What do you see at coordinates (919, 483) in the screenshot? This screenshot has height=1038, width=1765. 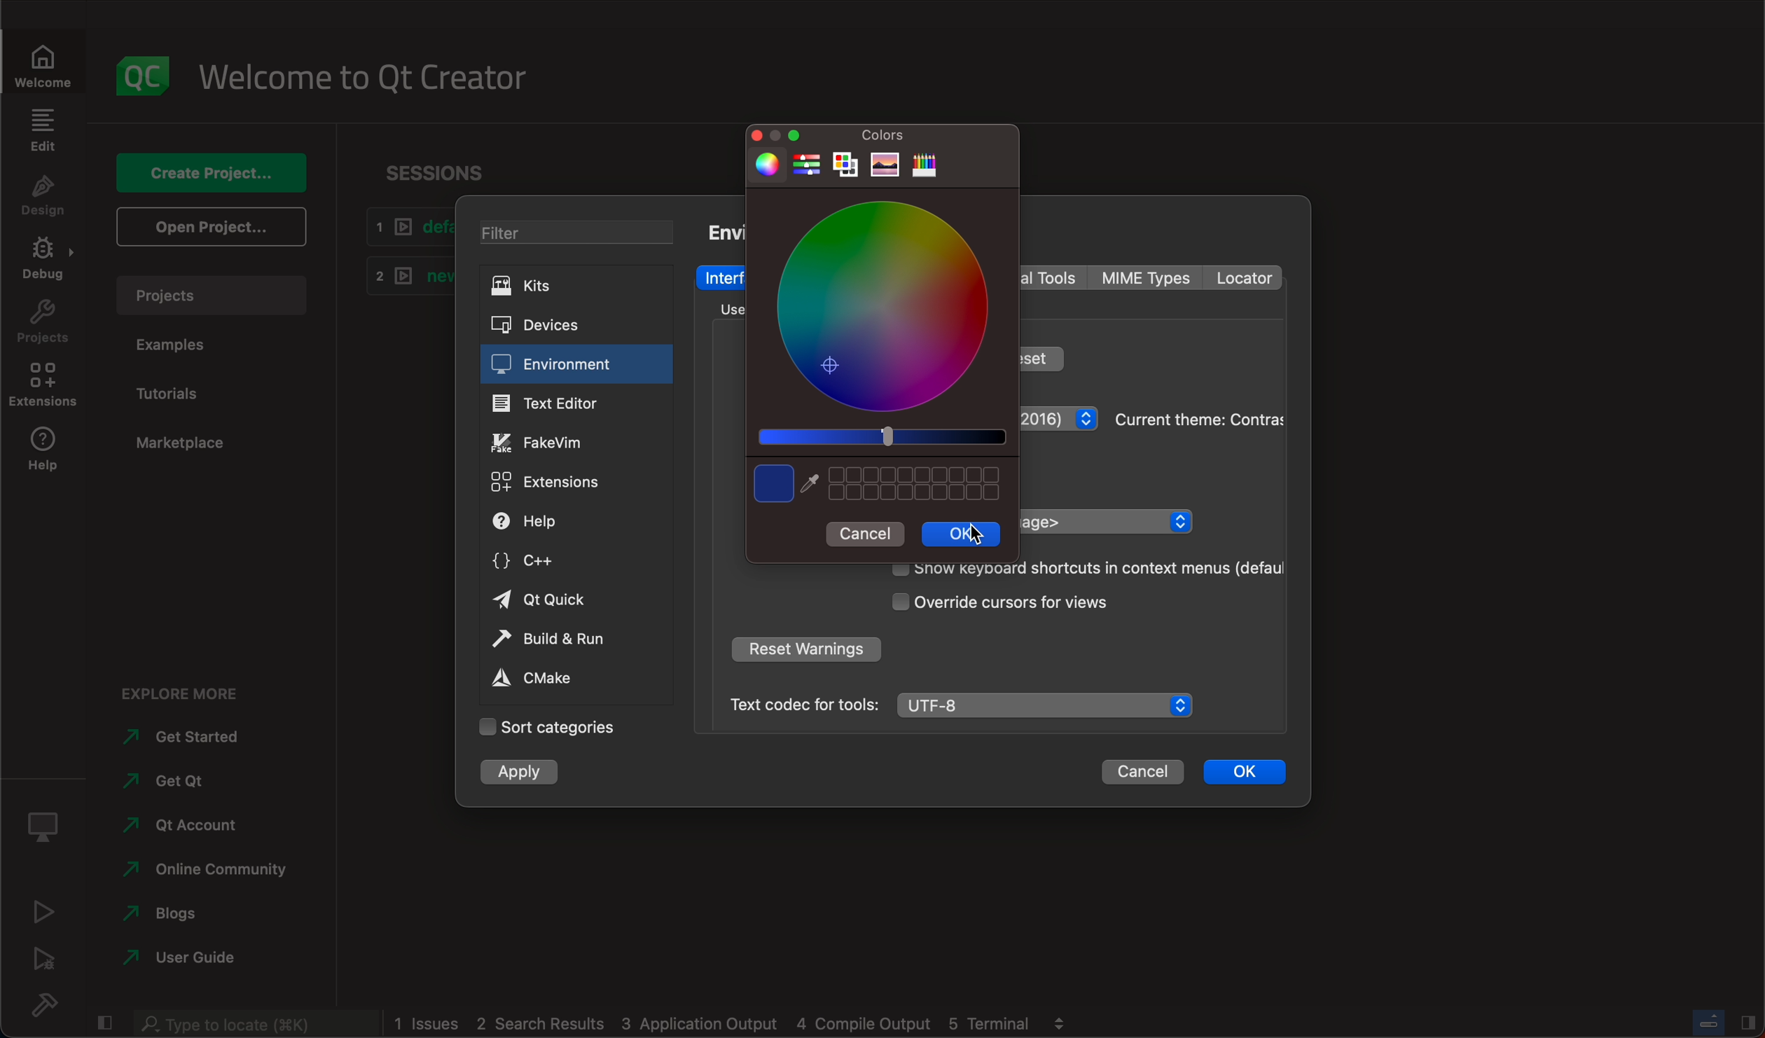 I see `chosen colors` at bounding box center [919, 483].